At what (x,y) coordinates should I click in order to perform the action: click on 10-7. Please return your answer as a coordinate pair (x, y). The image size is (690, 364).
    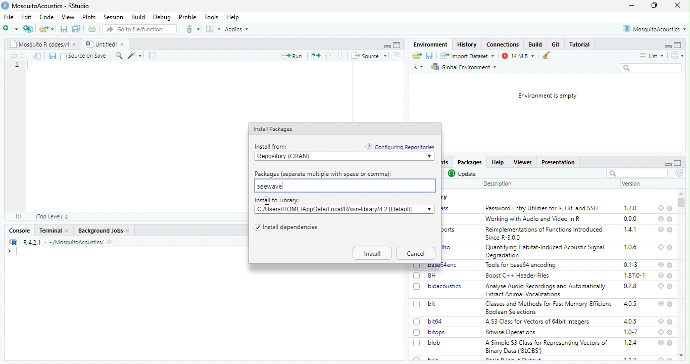
    Looking at the image, I should click on (631, 332).